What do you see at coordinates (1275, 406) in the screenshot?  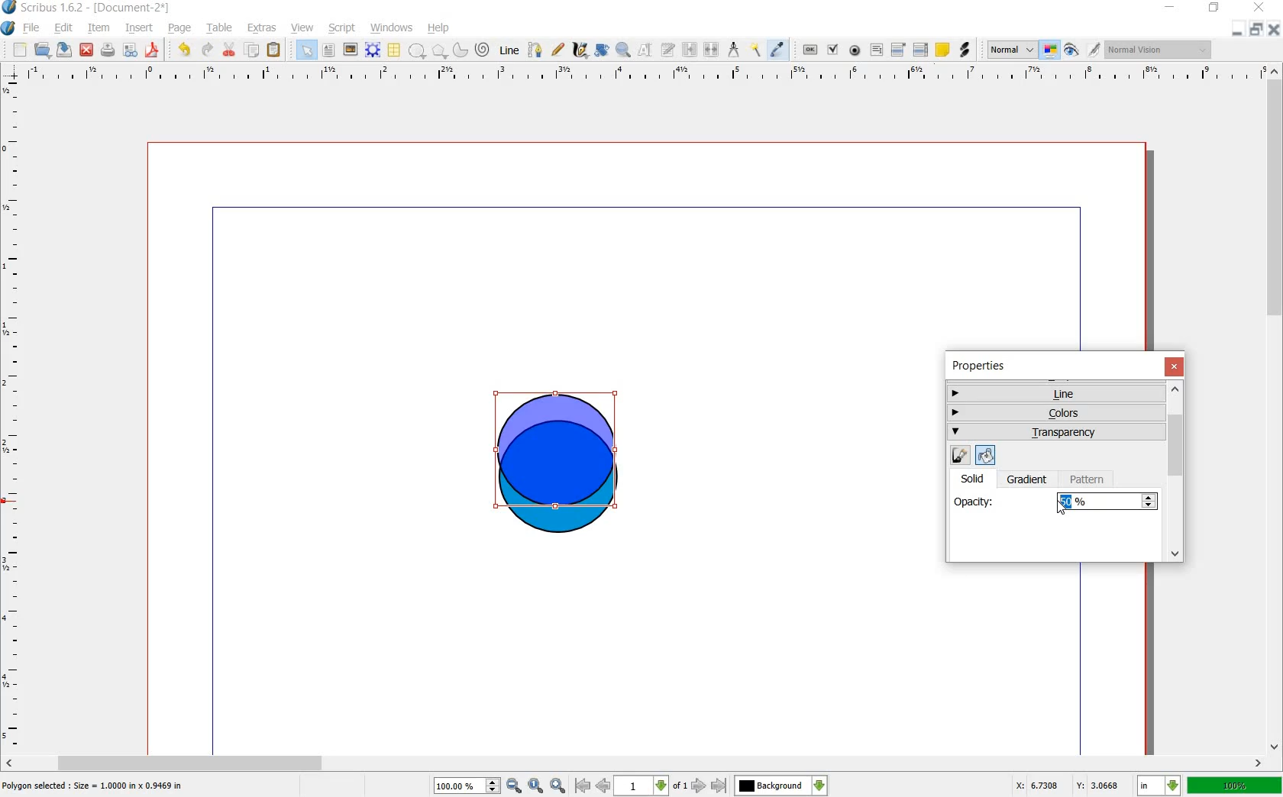 I see `scroll bar` at bounding box center [1275, 406].